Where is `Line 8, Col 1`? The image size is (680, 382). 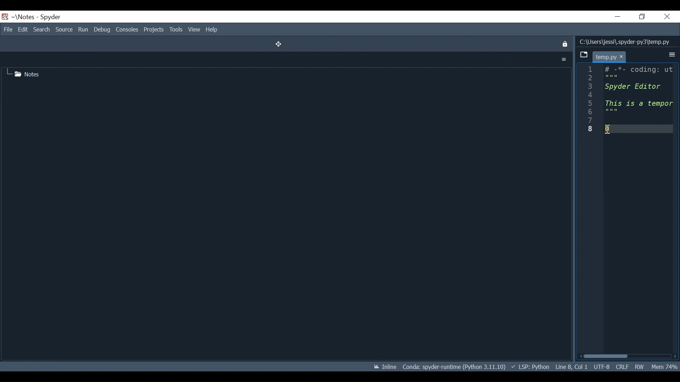
Line 8, Col 1 is located at coordinates (571, 366).